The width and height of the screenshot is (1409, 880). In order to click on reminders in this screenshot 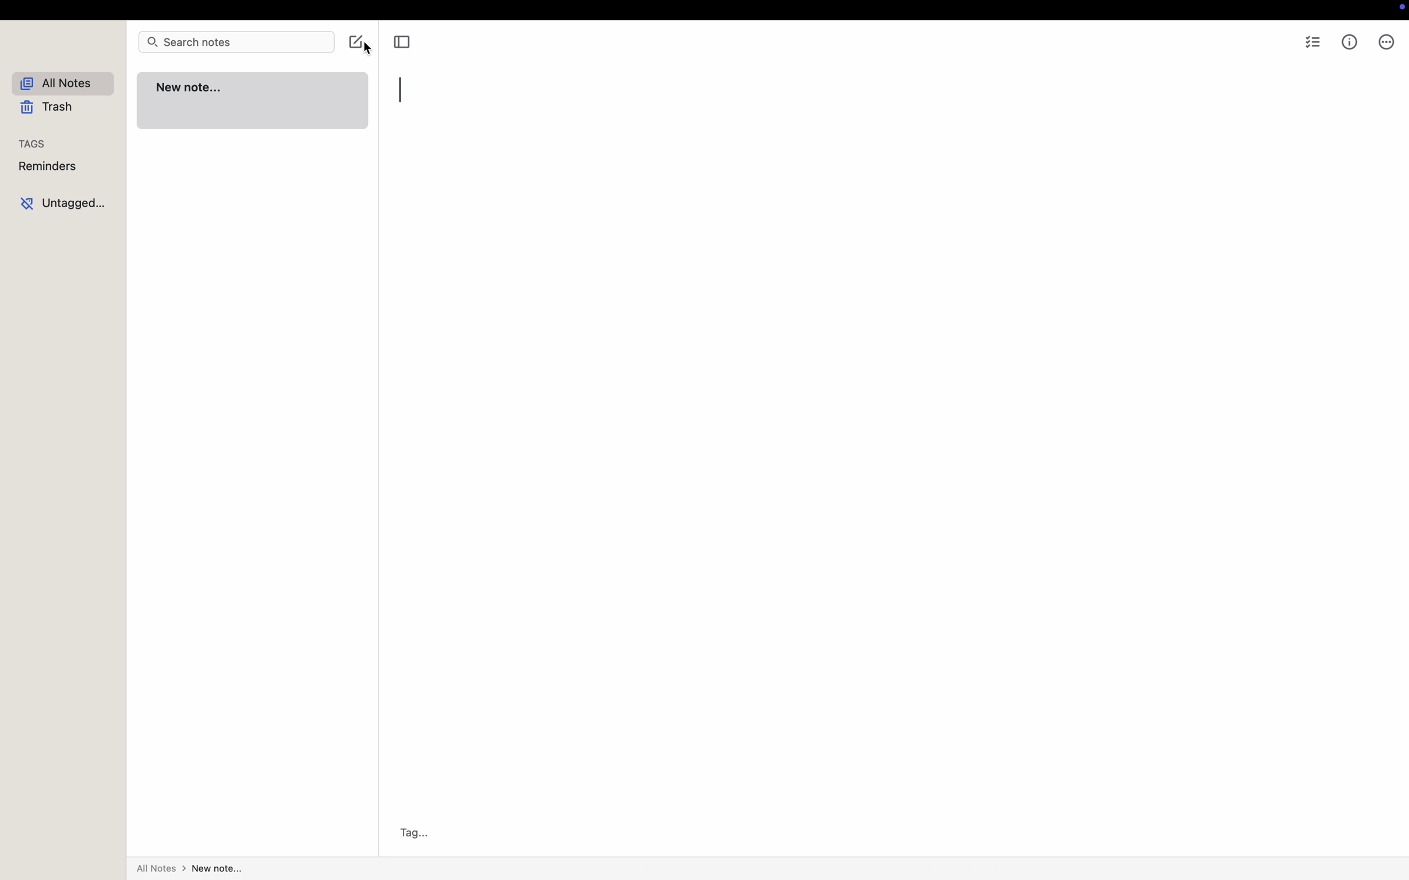, I will do `click(62, 168)`.